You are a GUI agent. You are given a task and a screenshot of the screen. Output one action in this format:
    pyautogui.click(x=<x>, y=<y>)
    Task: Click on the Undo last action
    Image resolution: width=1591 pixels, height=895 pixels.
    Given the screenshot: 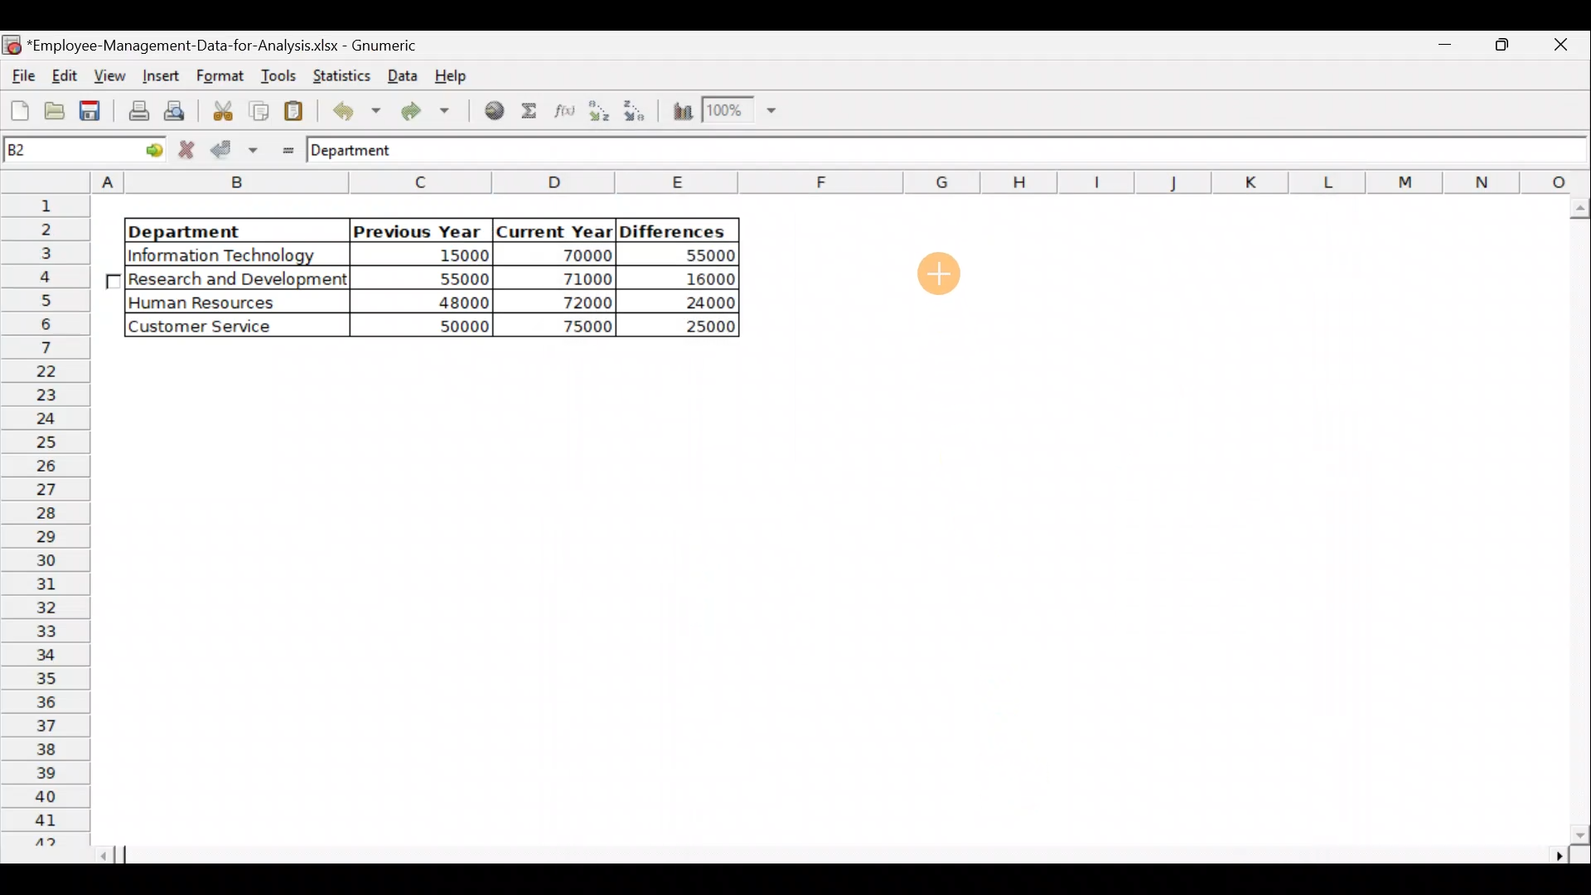 What is the action you would take?
    pyautogui.click(x=354, y=110)
    